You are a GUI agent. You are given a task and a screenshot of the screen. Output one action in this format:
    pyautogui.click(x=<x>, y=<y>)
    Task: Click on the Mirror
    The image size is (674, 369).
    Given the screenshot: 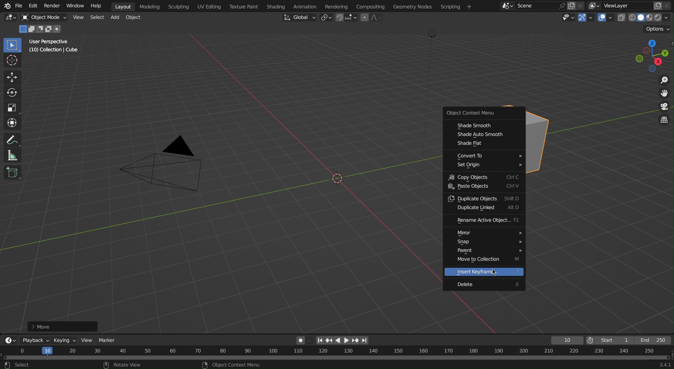 What is the action you would take?
    pyautogui.click(x=485, y=232)
    